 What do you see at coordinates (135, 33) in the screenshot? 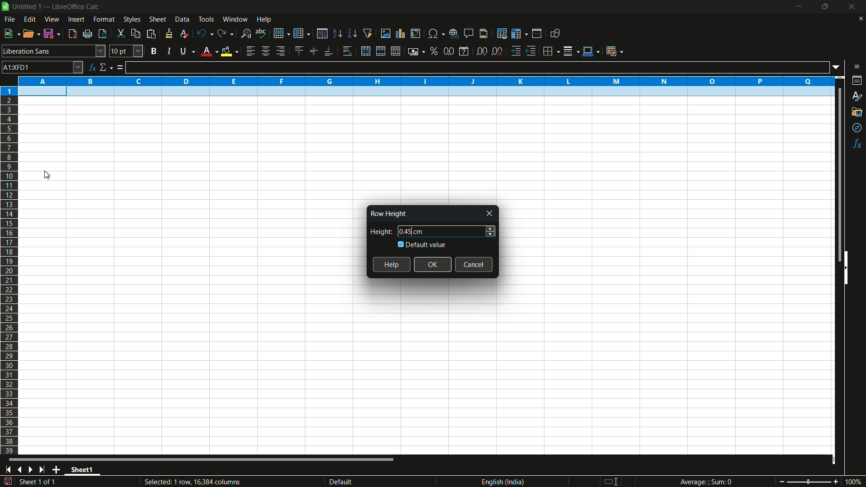
I see `copy` at bounding box center [135, 33].